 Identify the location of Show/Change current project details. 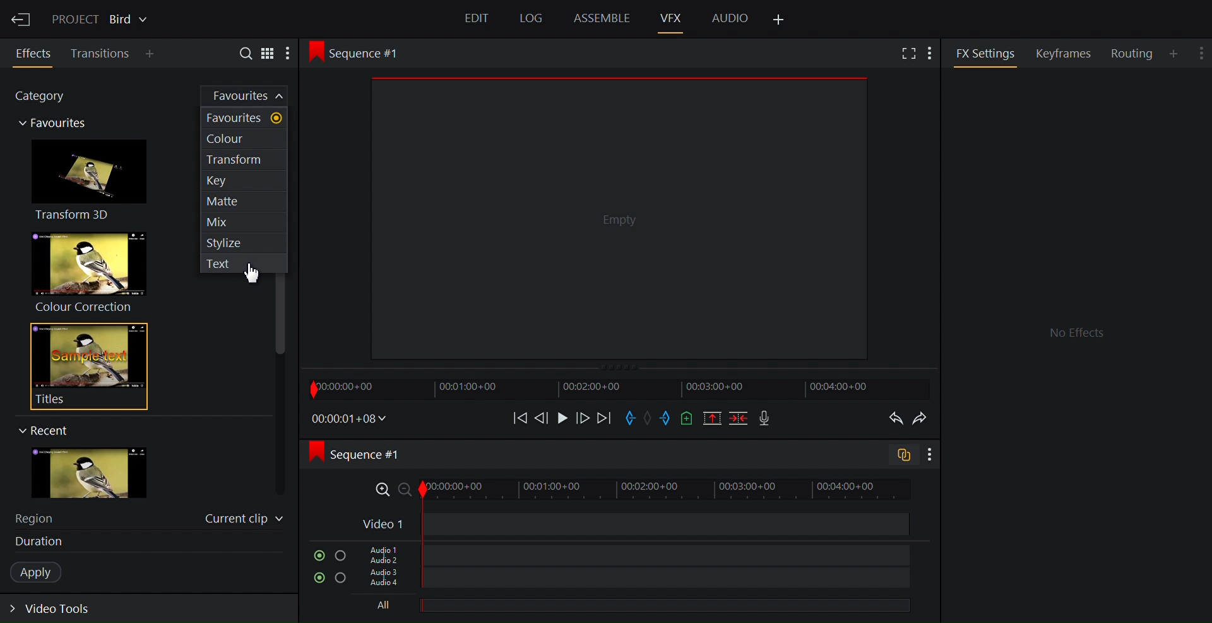
(102, 18).